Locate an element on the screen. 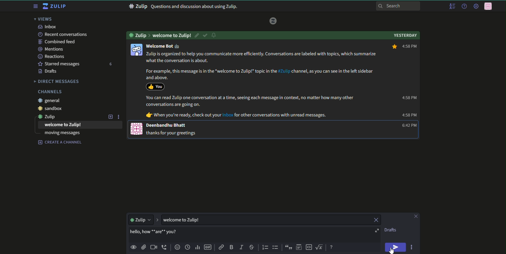  bulleted list is located at coordinates (275, 247).